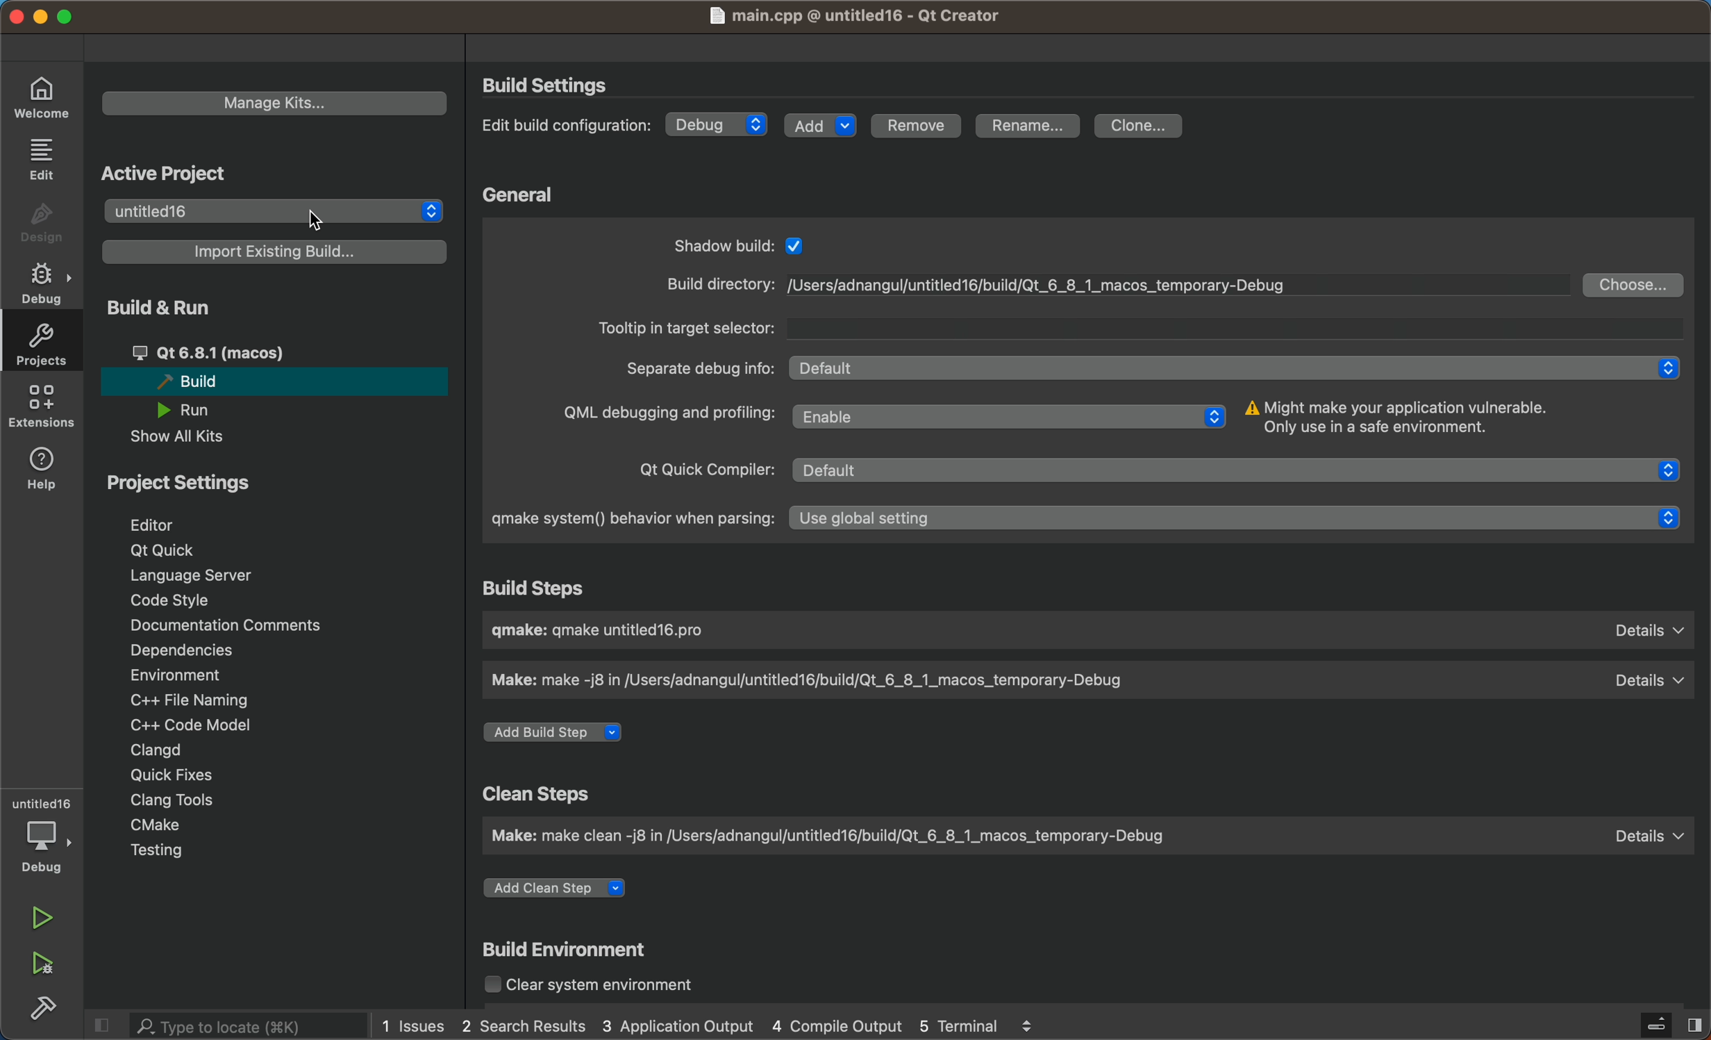  I want to click on debugger, so click(45, 836).